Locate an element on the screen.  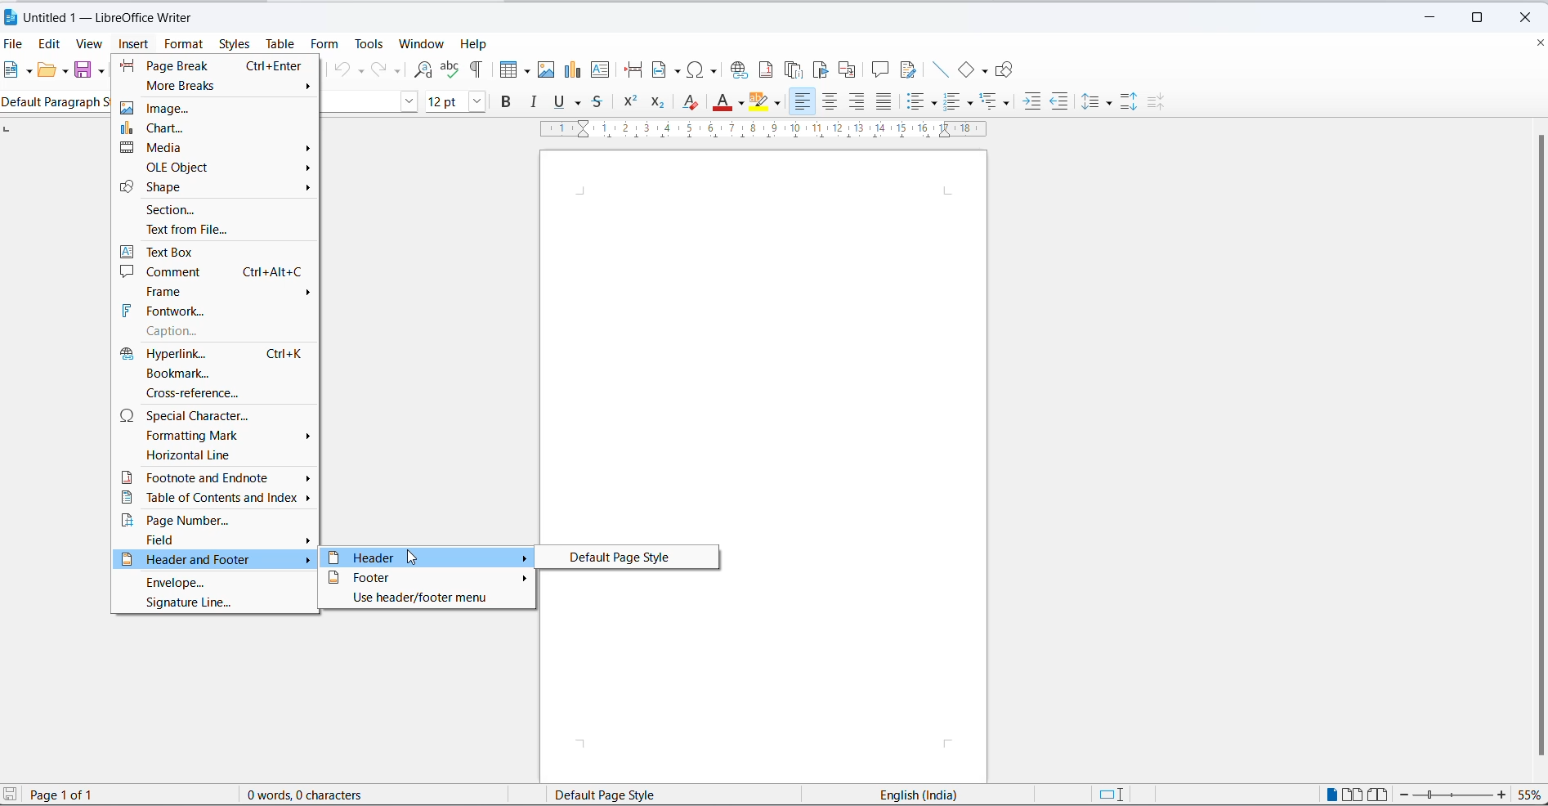
chart is located at coordinates (217, 128).